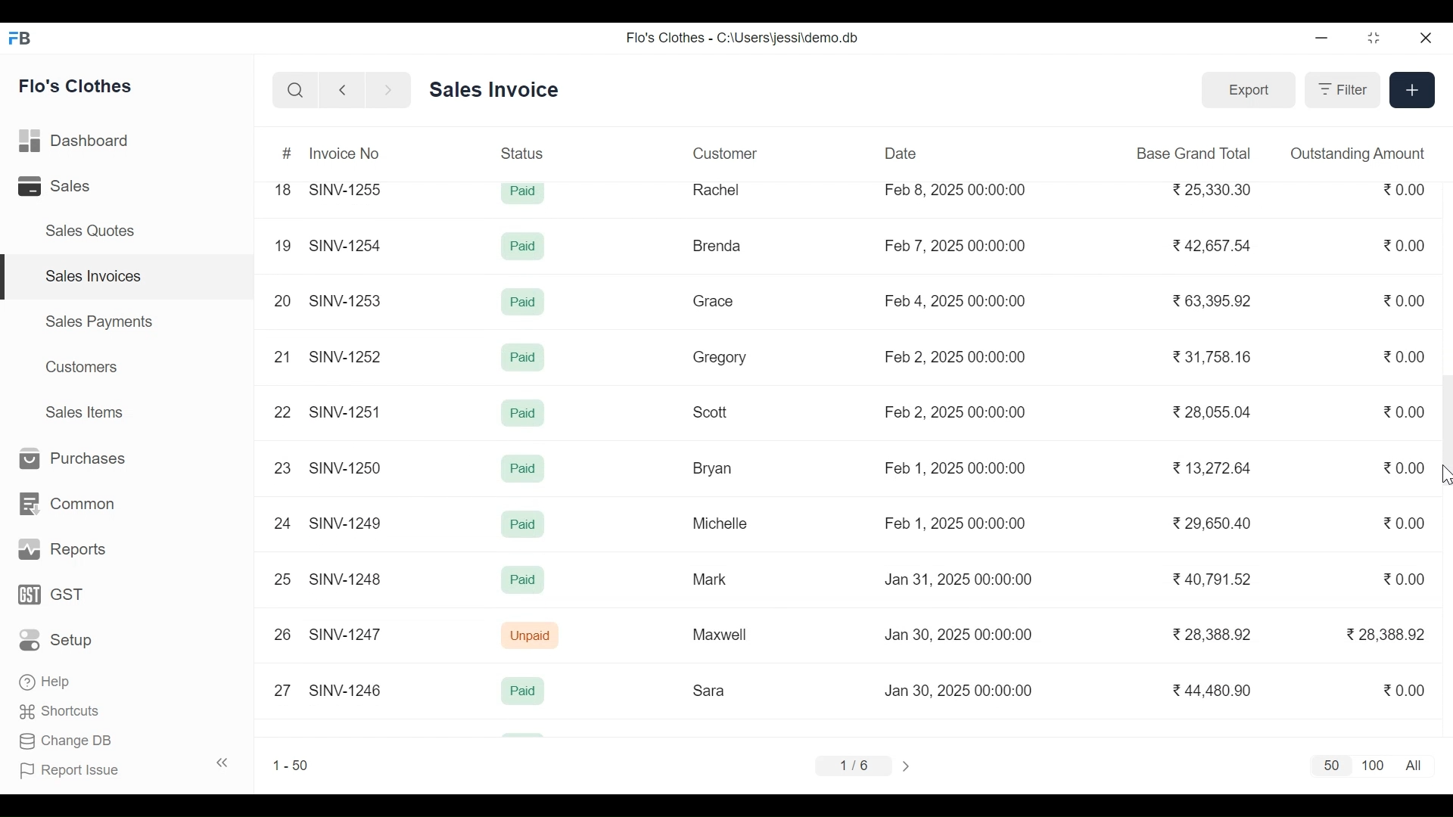  What do you see at coordinates (525, 192) in the screenshot?
I see `Paid` at bounding box center [525, 192].